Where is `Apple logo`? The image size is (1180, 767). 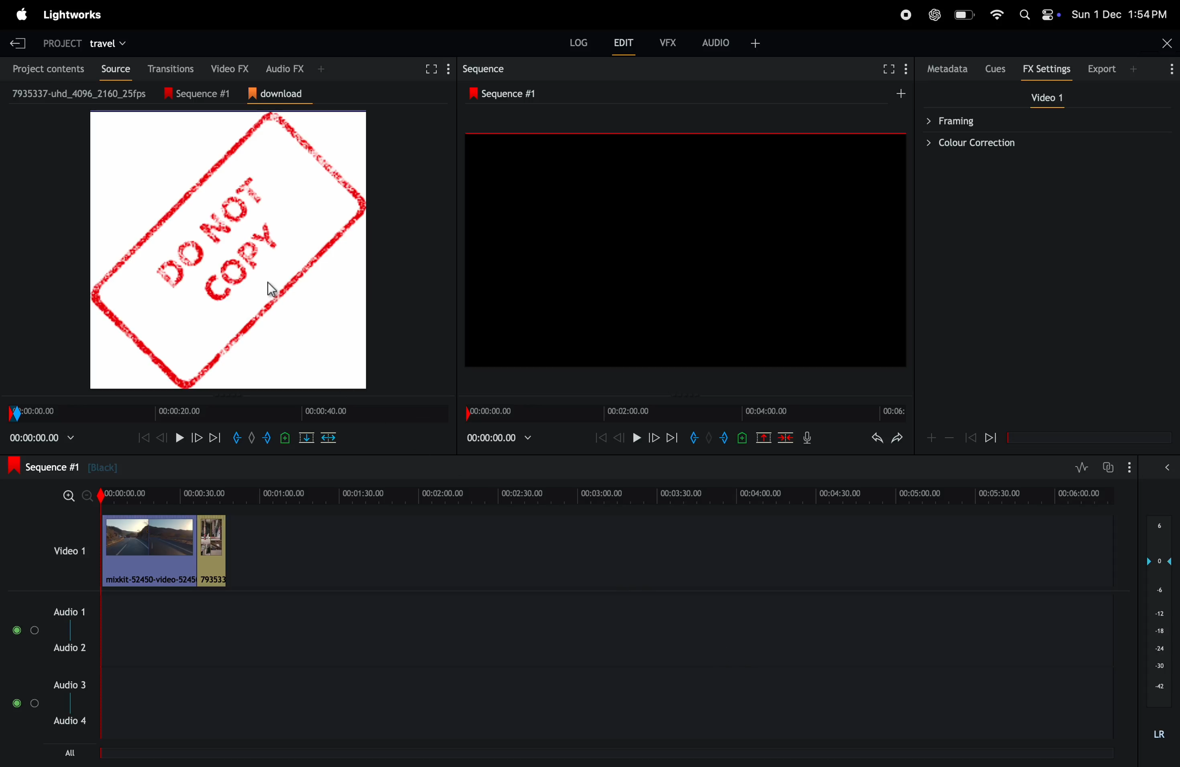 Apple logo is located at coordinates (22, 14).